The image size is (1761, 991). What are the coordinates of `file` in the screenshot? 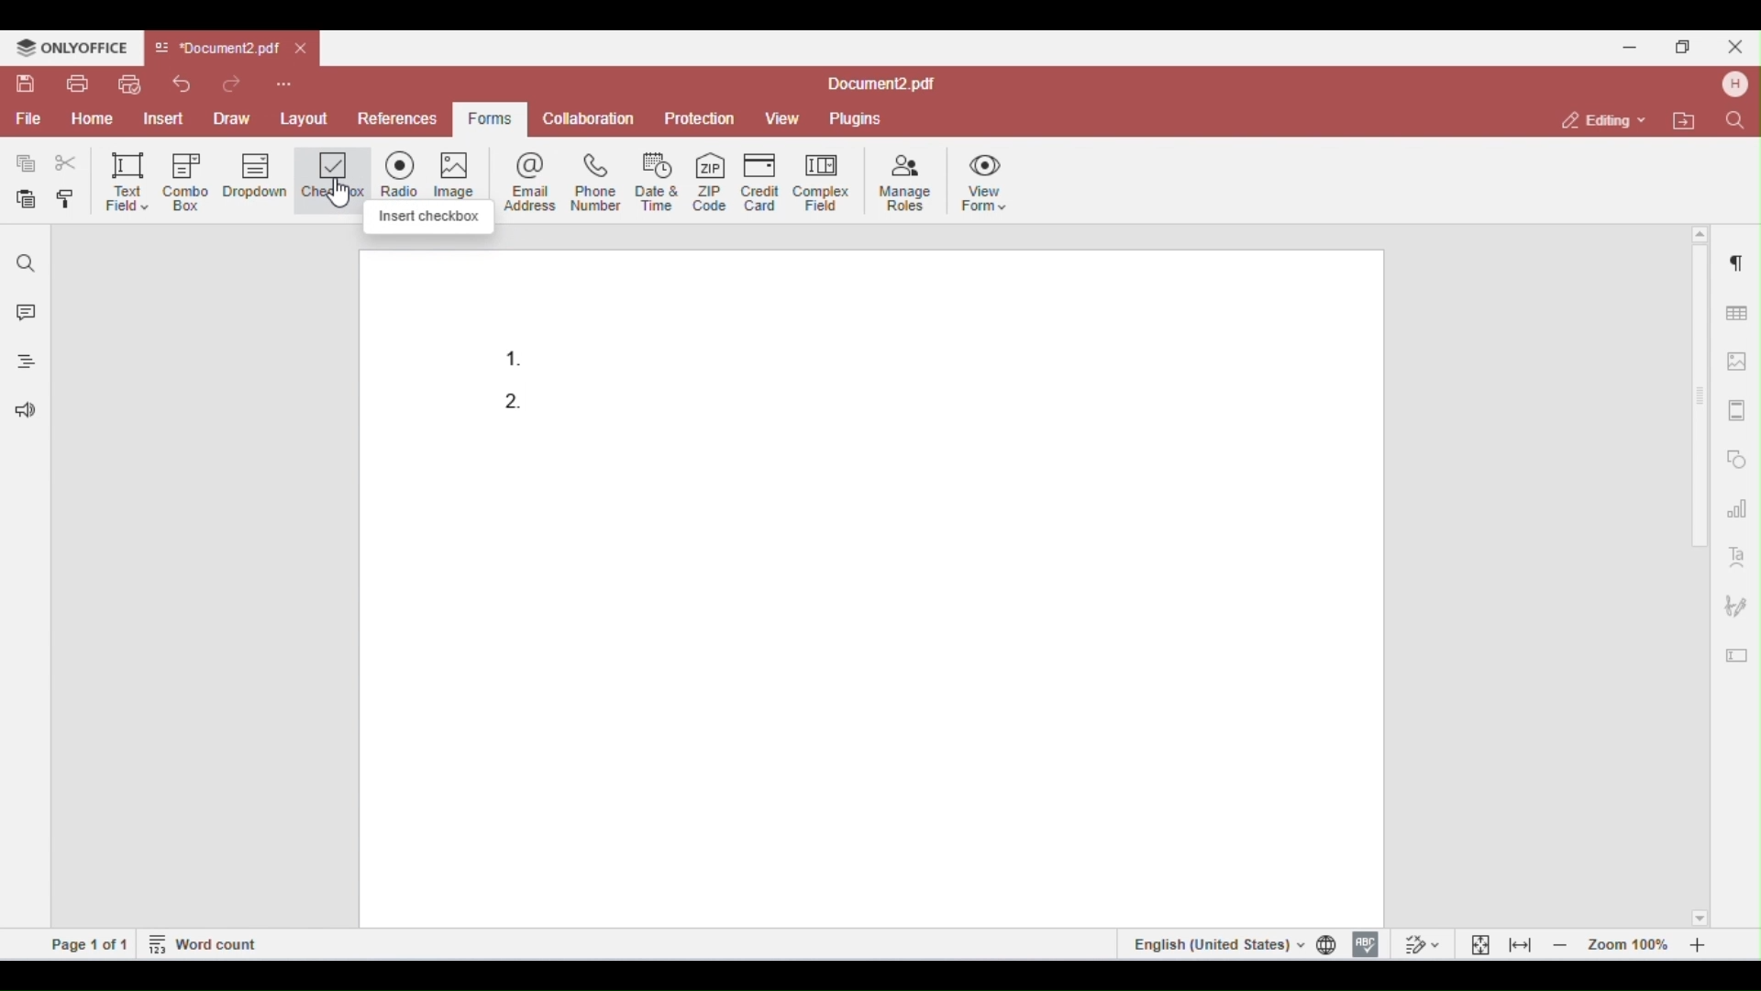 It's located at (27, 119).